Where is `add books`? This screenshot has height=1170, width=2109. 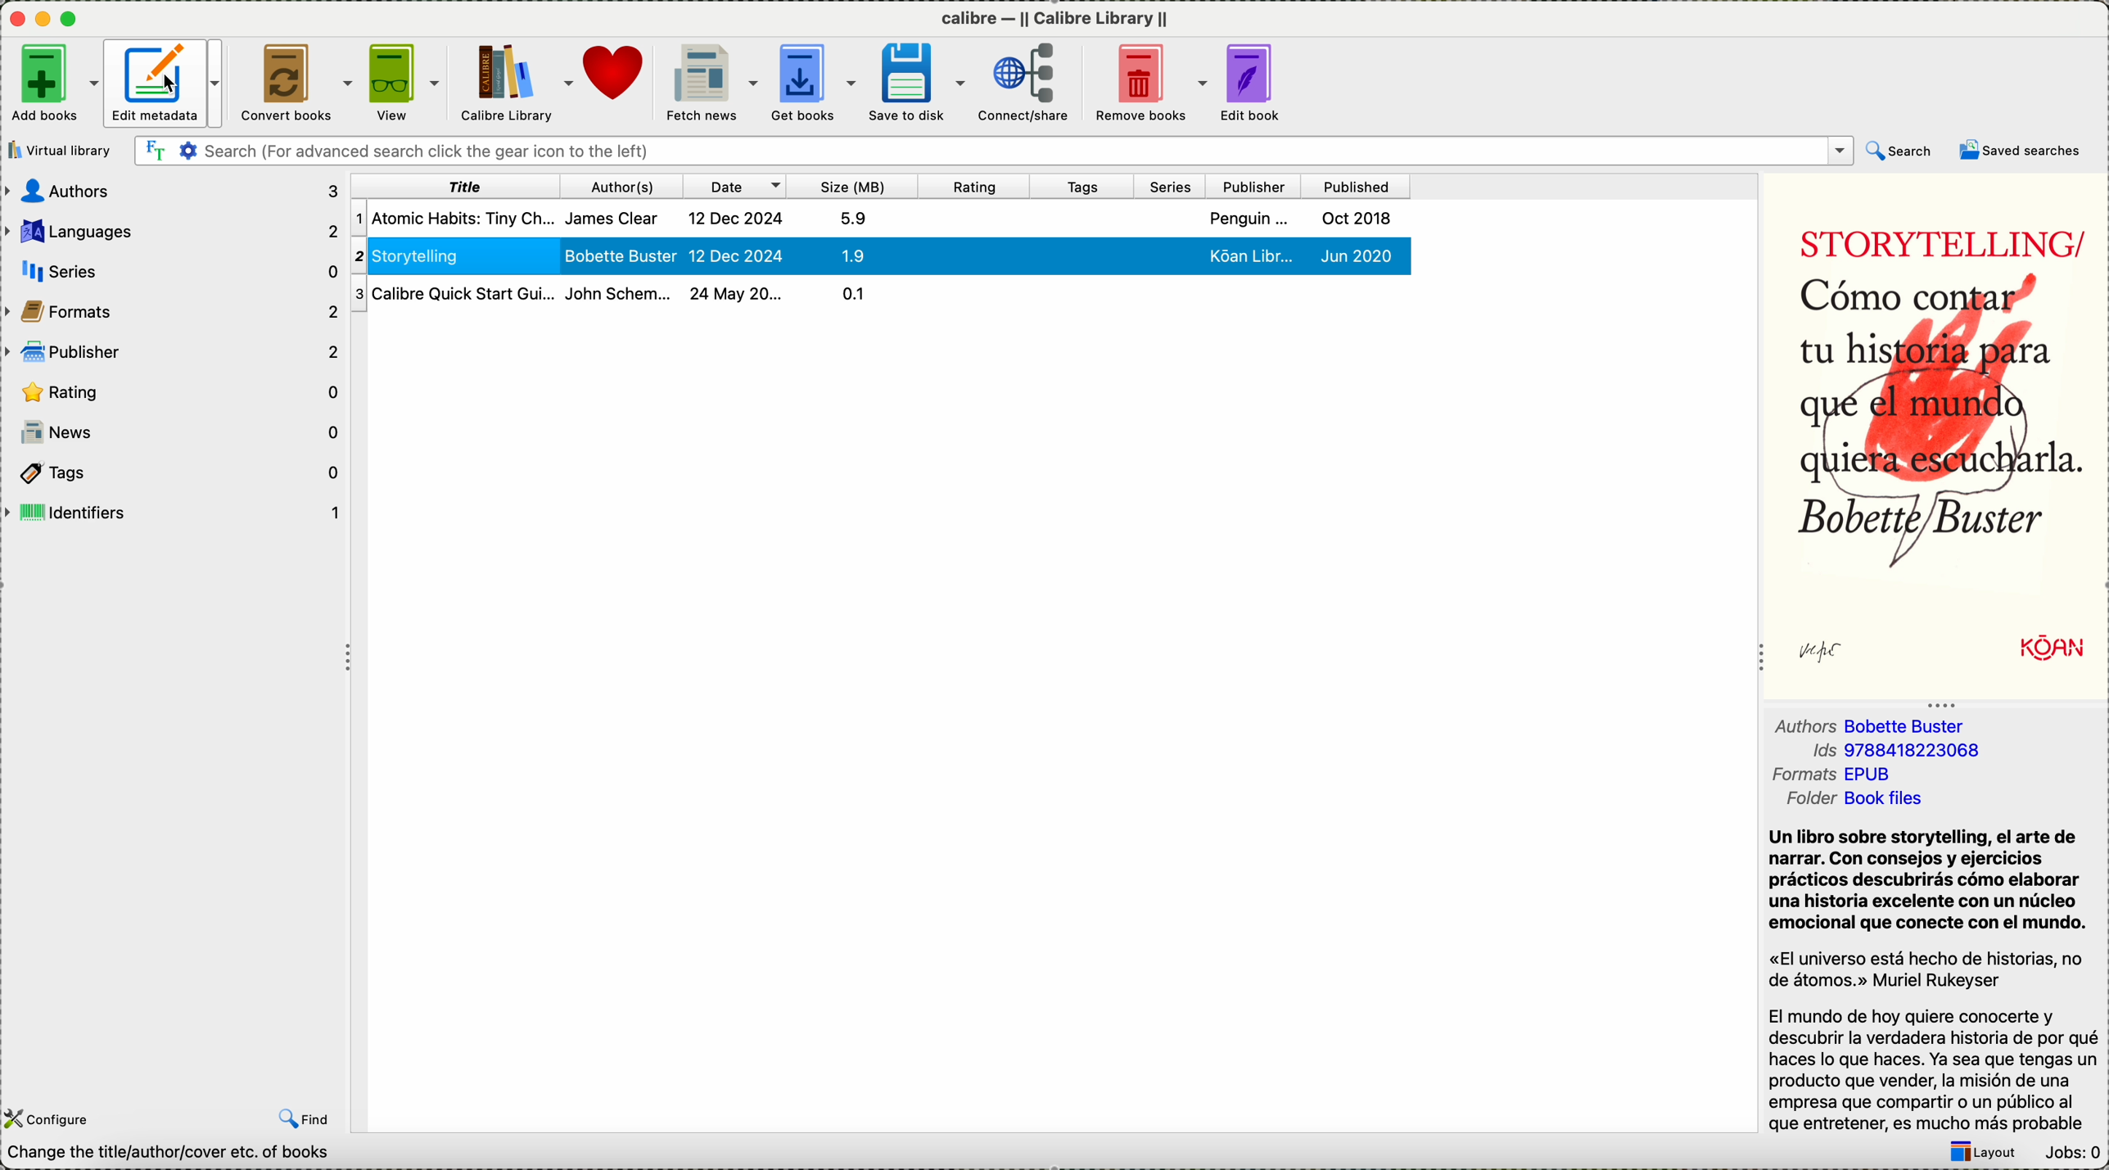 add books is located at coordinates (50, 82).